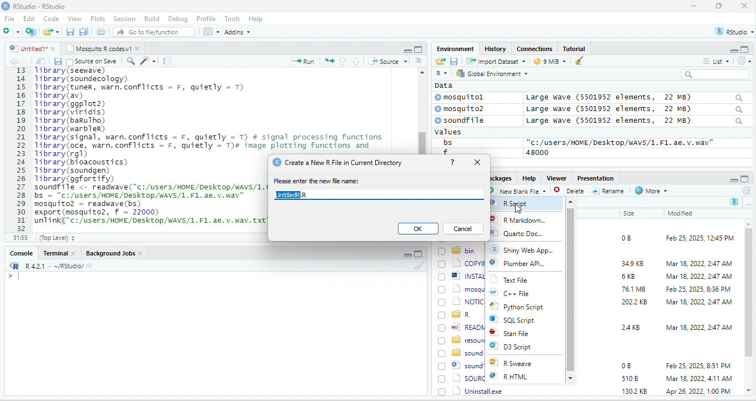 This screenshot has width=756, height=401. What do you see at coordinates (633, 288) in the screenshot?
I see `76.1 MB` at bounding box center [633, 288].